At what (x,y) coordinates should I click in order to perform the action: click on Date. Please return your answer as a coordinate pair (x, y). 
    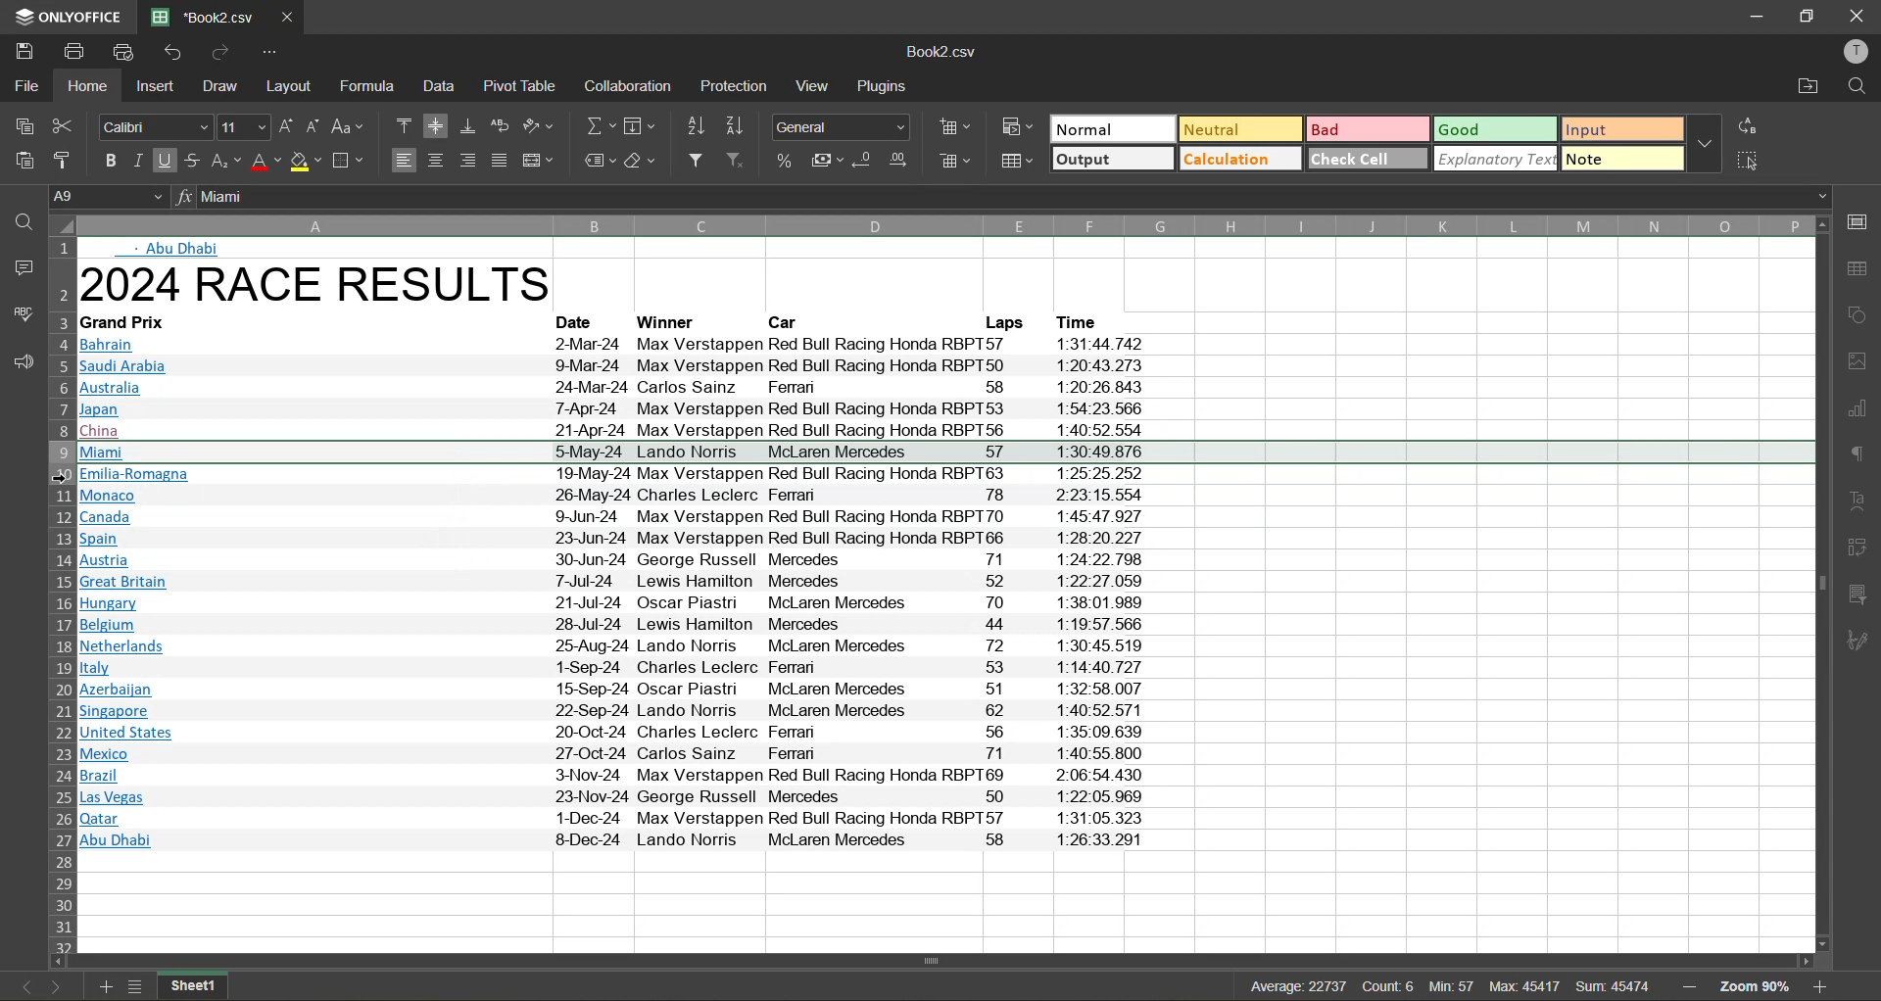
    Looking at the image, I should click on (581, 321).